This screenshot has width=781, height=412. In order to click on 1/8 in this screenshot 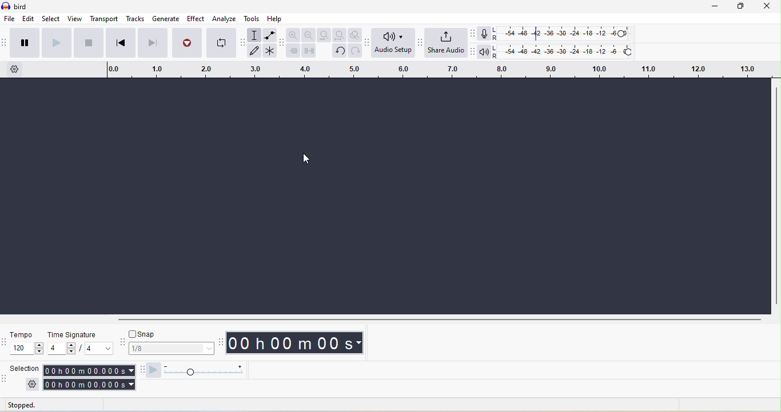, I will do `click(170, 349)`.